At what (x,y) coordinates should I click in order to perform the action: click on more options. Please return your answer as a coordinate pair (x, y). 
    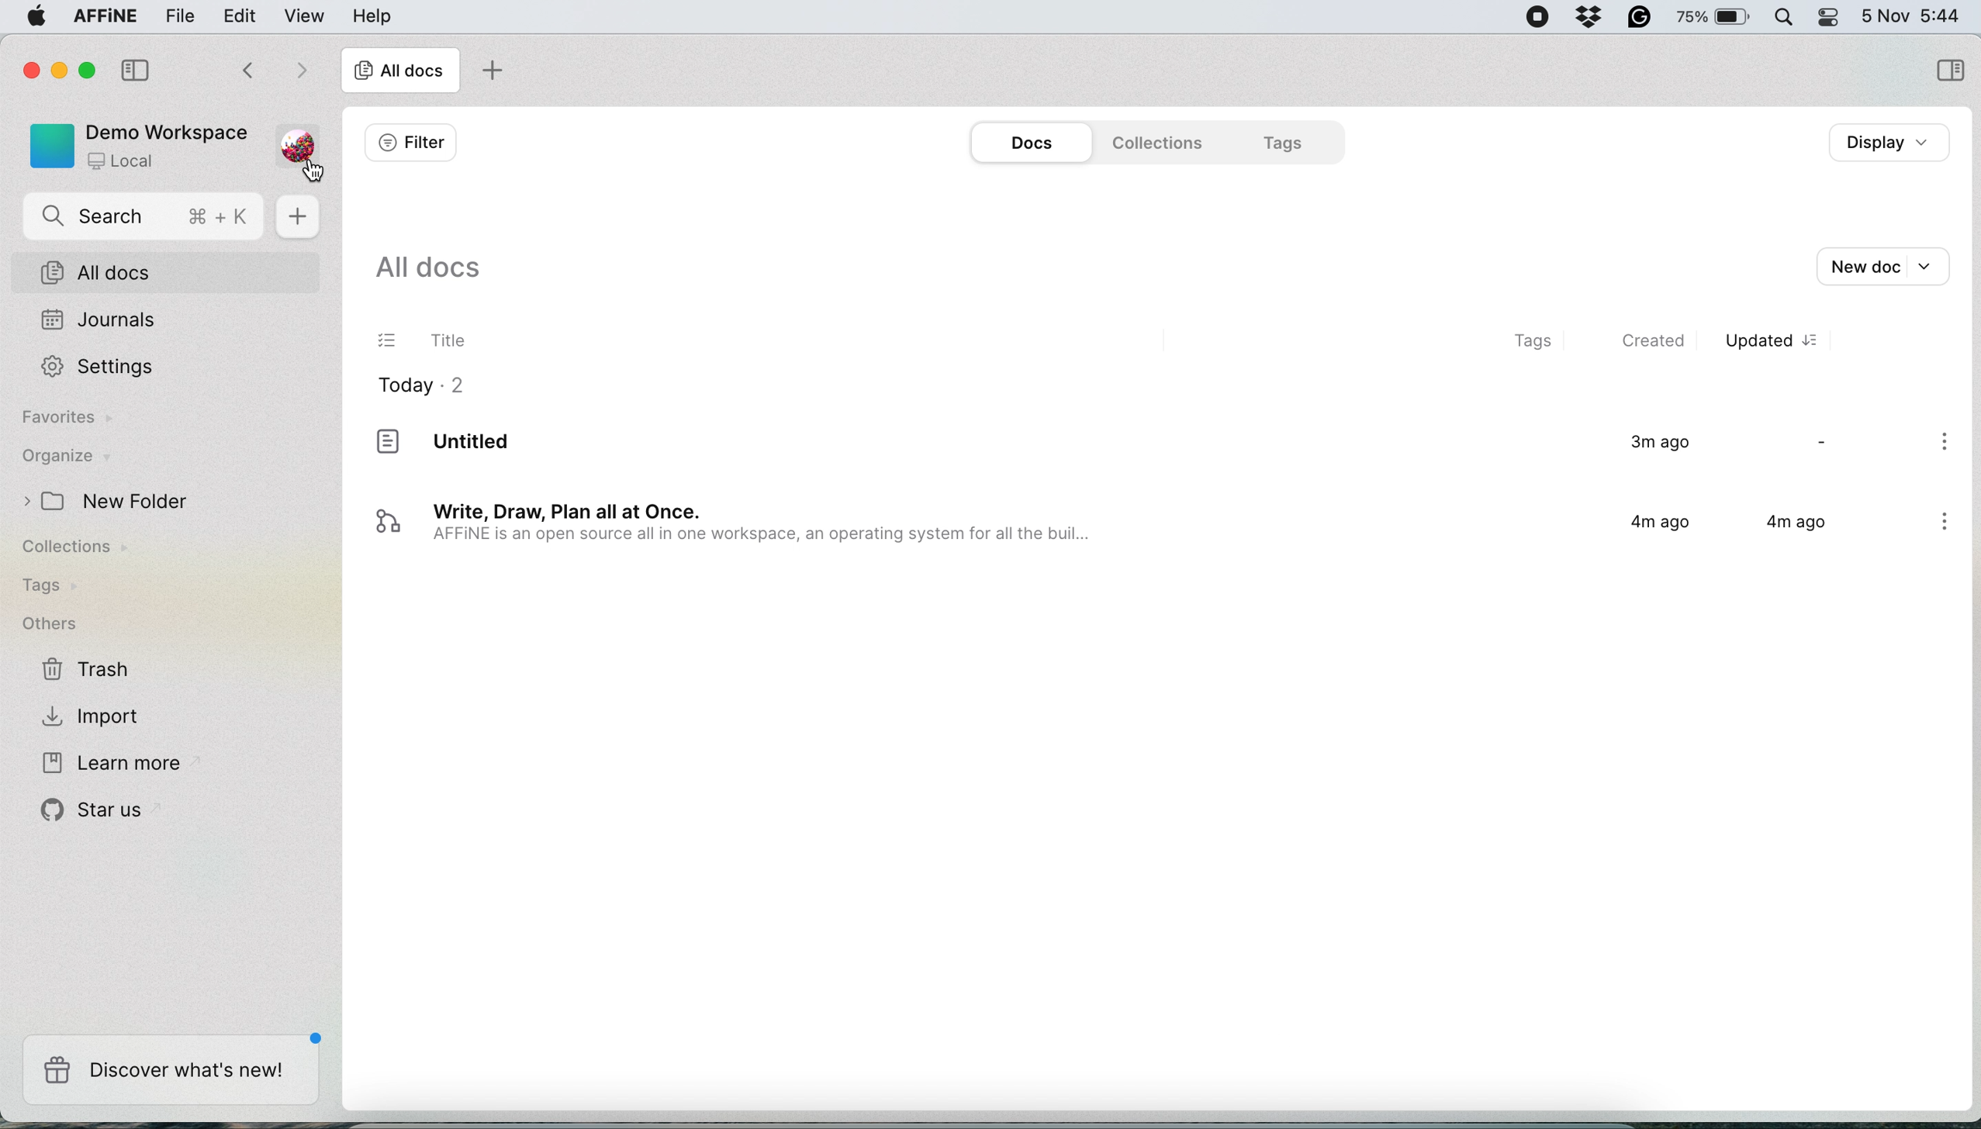
    Looking at the image, I should click on (1948, 444).